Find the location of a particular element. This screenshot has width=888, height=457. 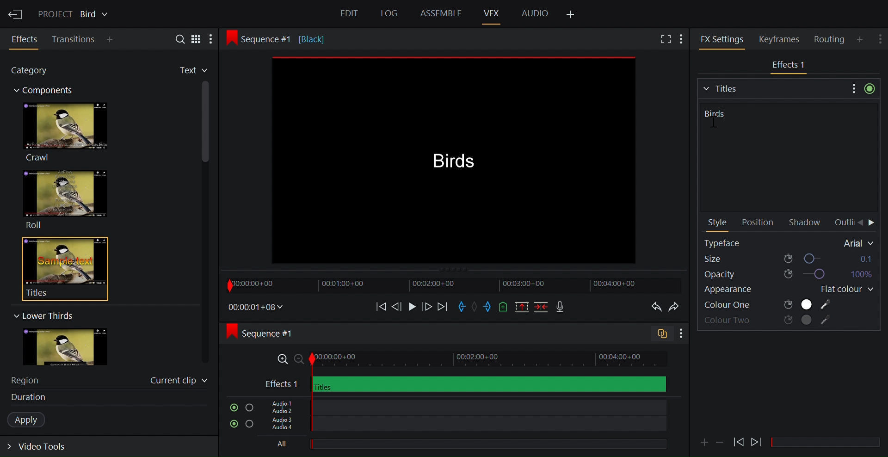

Show settings menu is located at coordinates (852, 88).